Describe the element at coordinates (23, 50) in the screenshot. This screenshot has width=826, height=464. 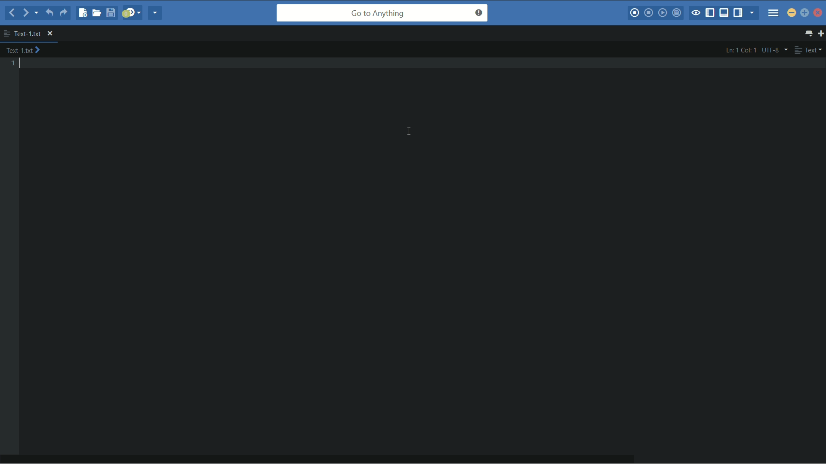
I see `text-1.txt` at that location.